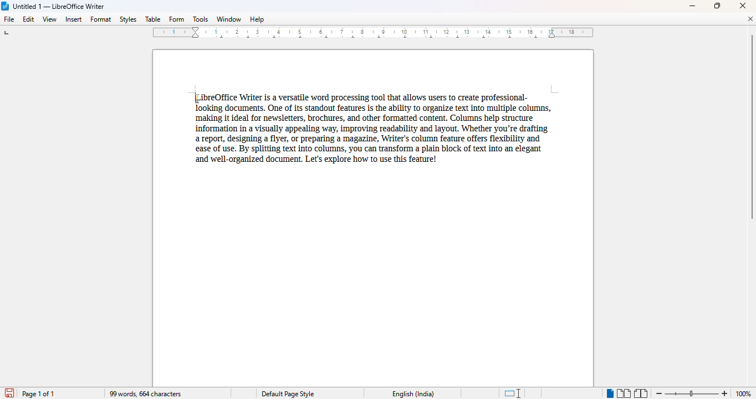 This screenshot has width=756, height=399. Describe the element at coordinates (229, 19) in the screenshot. I see `window` at that location.